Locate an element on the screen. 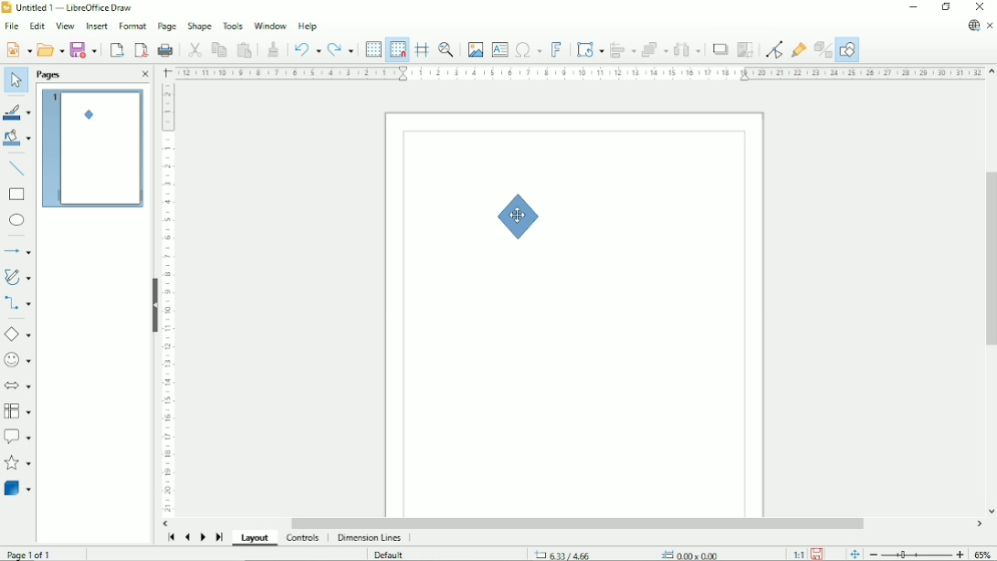  Insert image is located at coordinates (475, 49).